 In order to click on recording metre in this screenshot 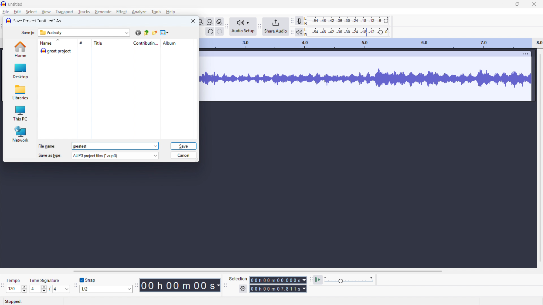, I will do `click(299, 21)`.